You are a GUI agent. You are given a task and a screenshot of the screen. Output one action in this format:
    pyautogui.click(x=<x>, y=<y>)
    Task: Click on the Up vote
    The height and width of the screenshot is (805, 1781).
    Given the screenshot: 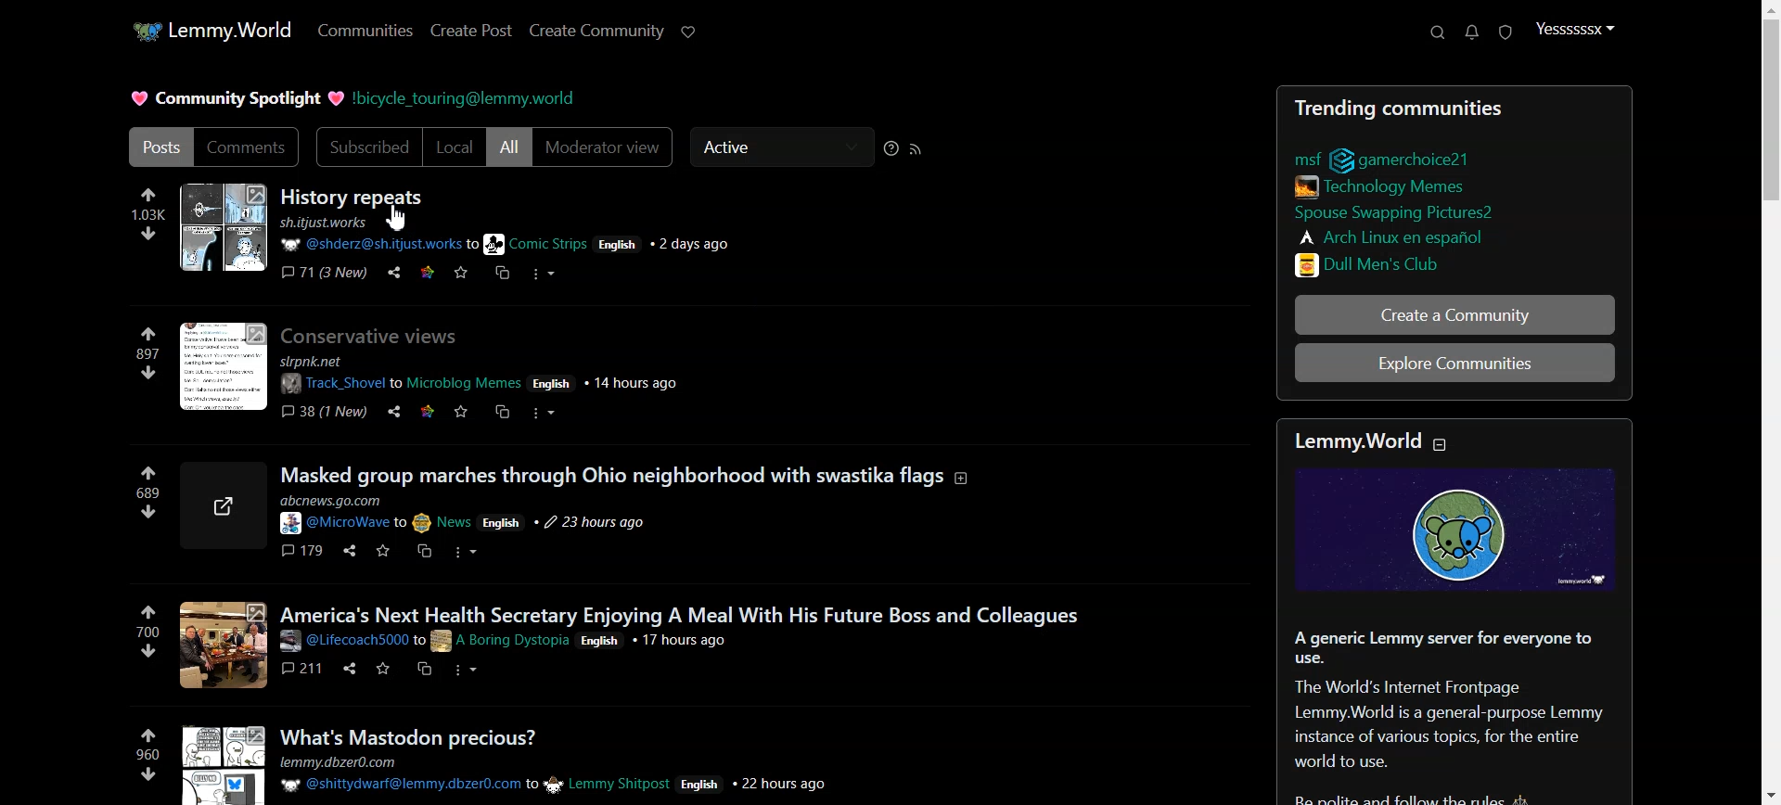 What is the action you would take?
    pyautogui.click(x=144, y=213)
    